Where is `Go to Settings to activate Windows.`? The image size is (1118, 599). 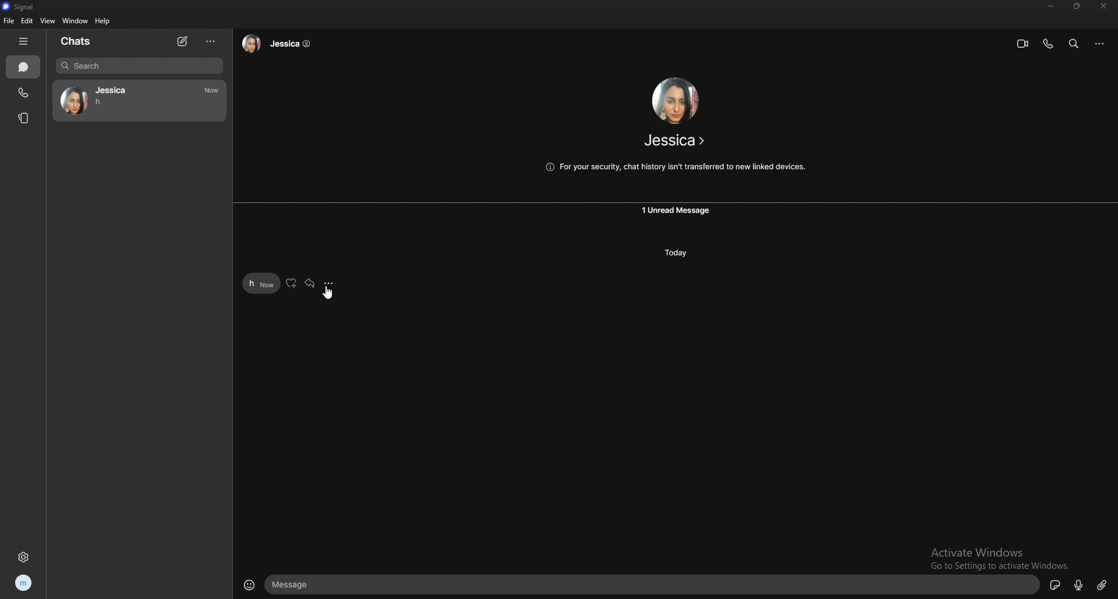 Go to Settings to activate Windows. is located at coordinates (997, 567).